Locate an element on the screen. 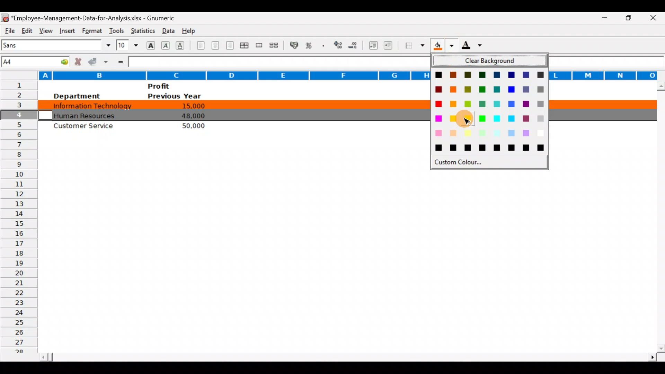 Image resolution: width=665 pixels, height=374 pixels. Close is located at coordinates (655, 18).